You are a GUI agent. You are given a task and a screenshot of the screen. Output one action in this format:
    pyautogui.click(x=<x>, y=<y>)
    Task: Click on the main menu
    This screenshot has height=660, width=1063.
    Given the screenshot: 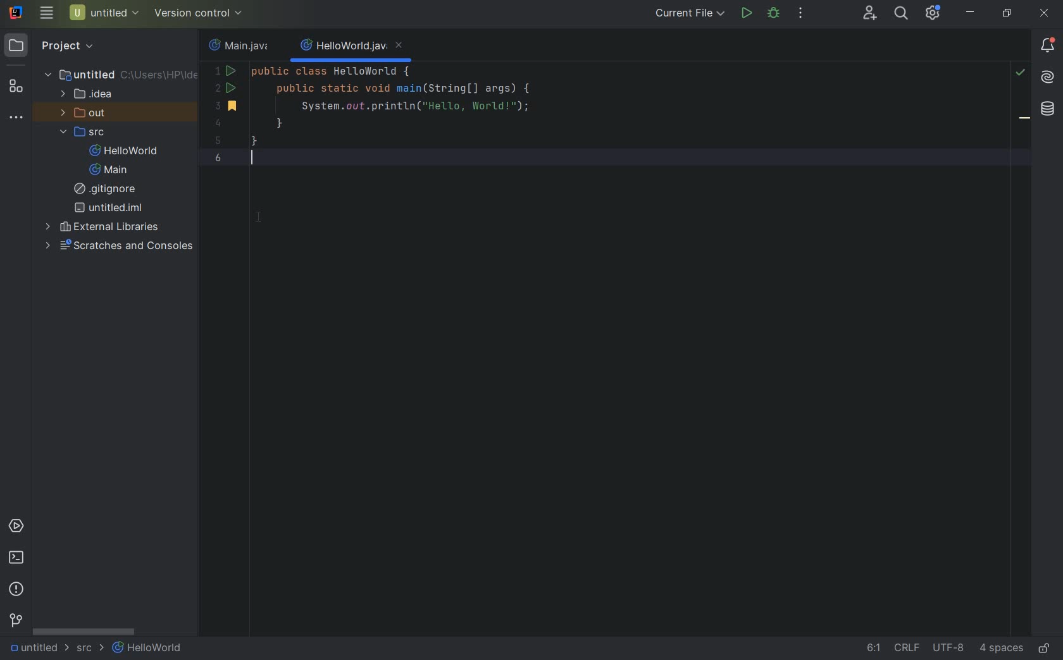 What is the action you would take?
    pyautogui.click(x=46, y=13)
    